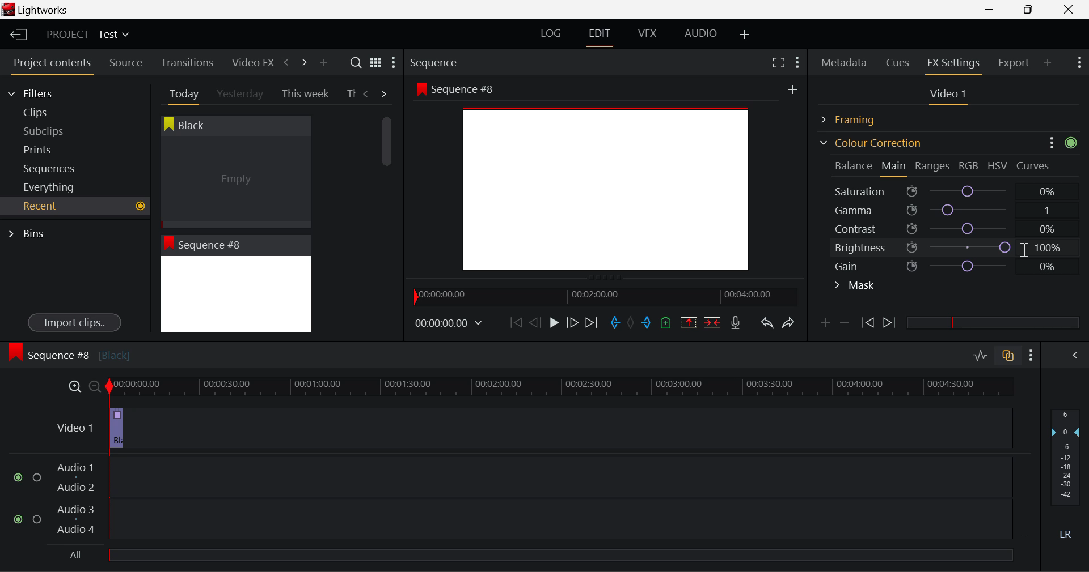 Image resolution: width=1089 pixels, height=572 pixels. I want to click on AUDIO Layout, so click(700, 33).